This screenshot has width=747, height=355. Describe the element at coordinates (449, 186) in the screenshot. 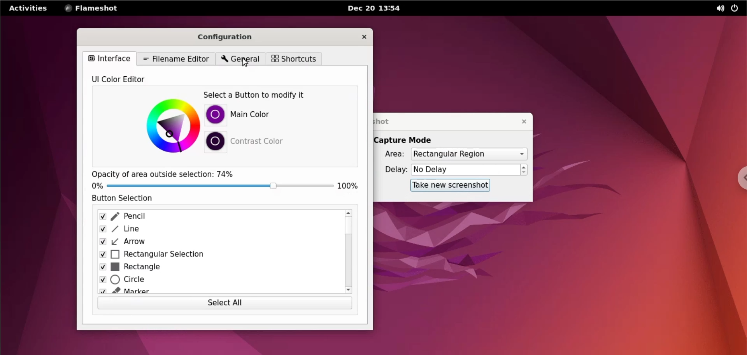

I see `take new screenshot` at that location.